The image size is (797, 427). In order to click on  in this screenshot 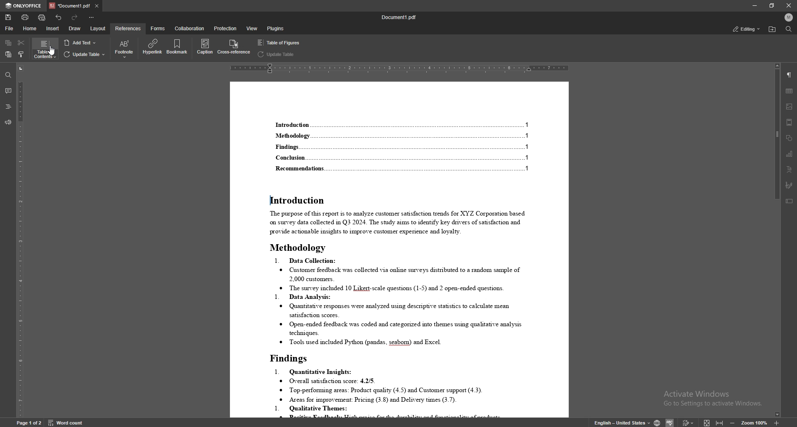, I will do `click(670, 422)`.